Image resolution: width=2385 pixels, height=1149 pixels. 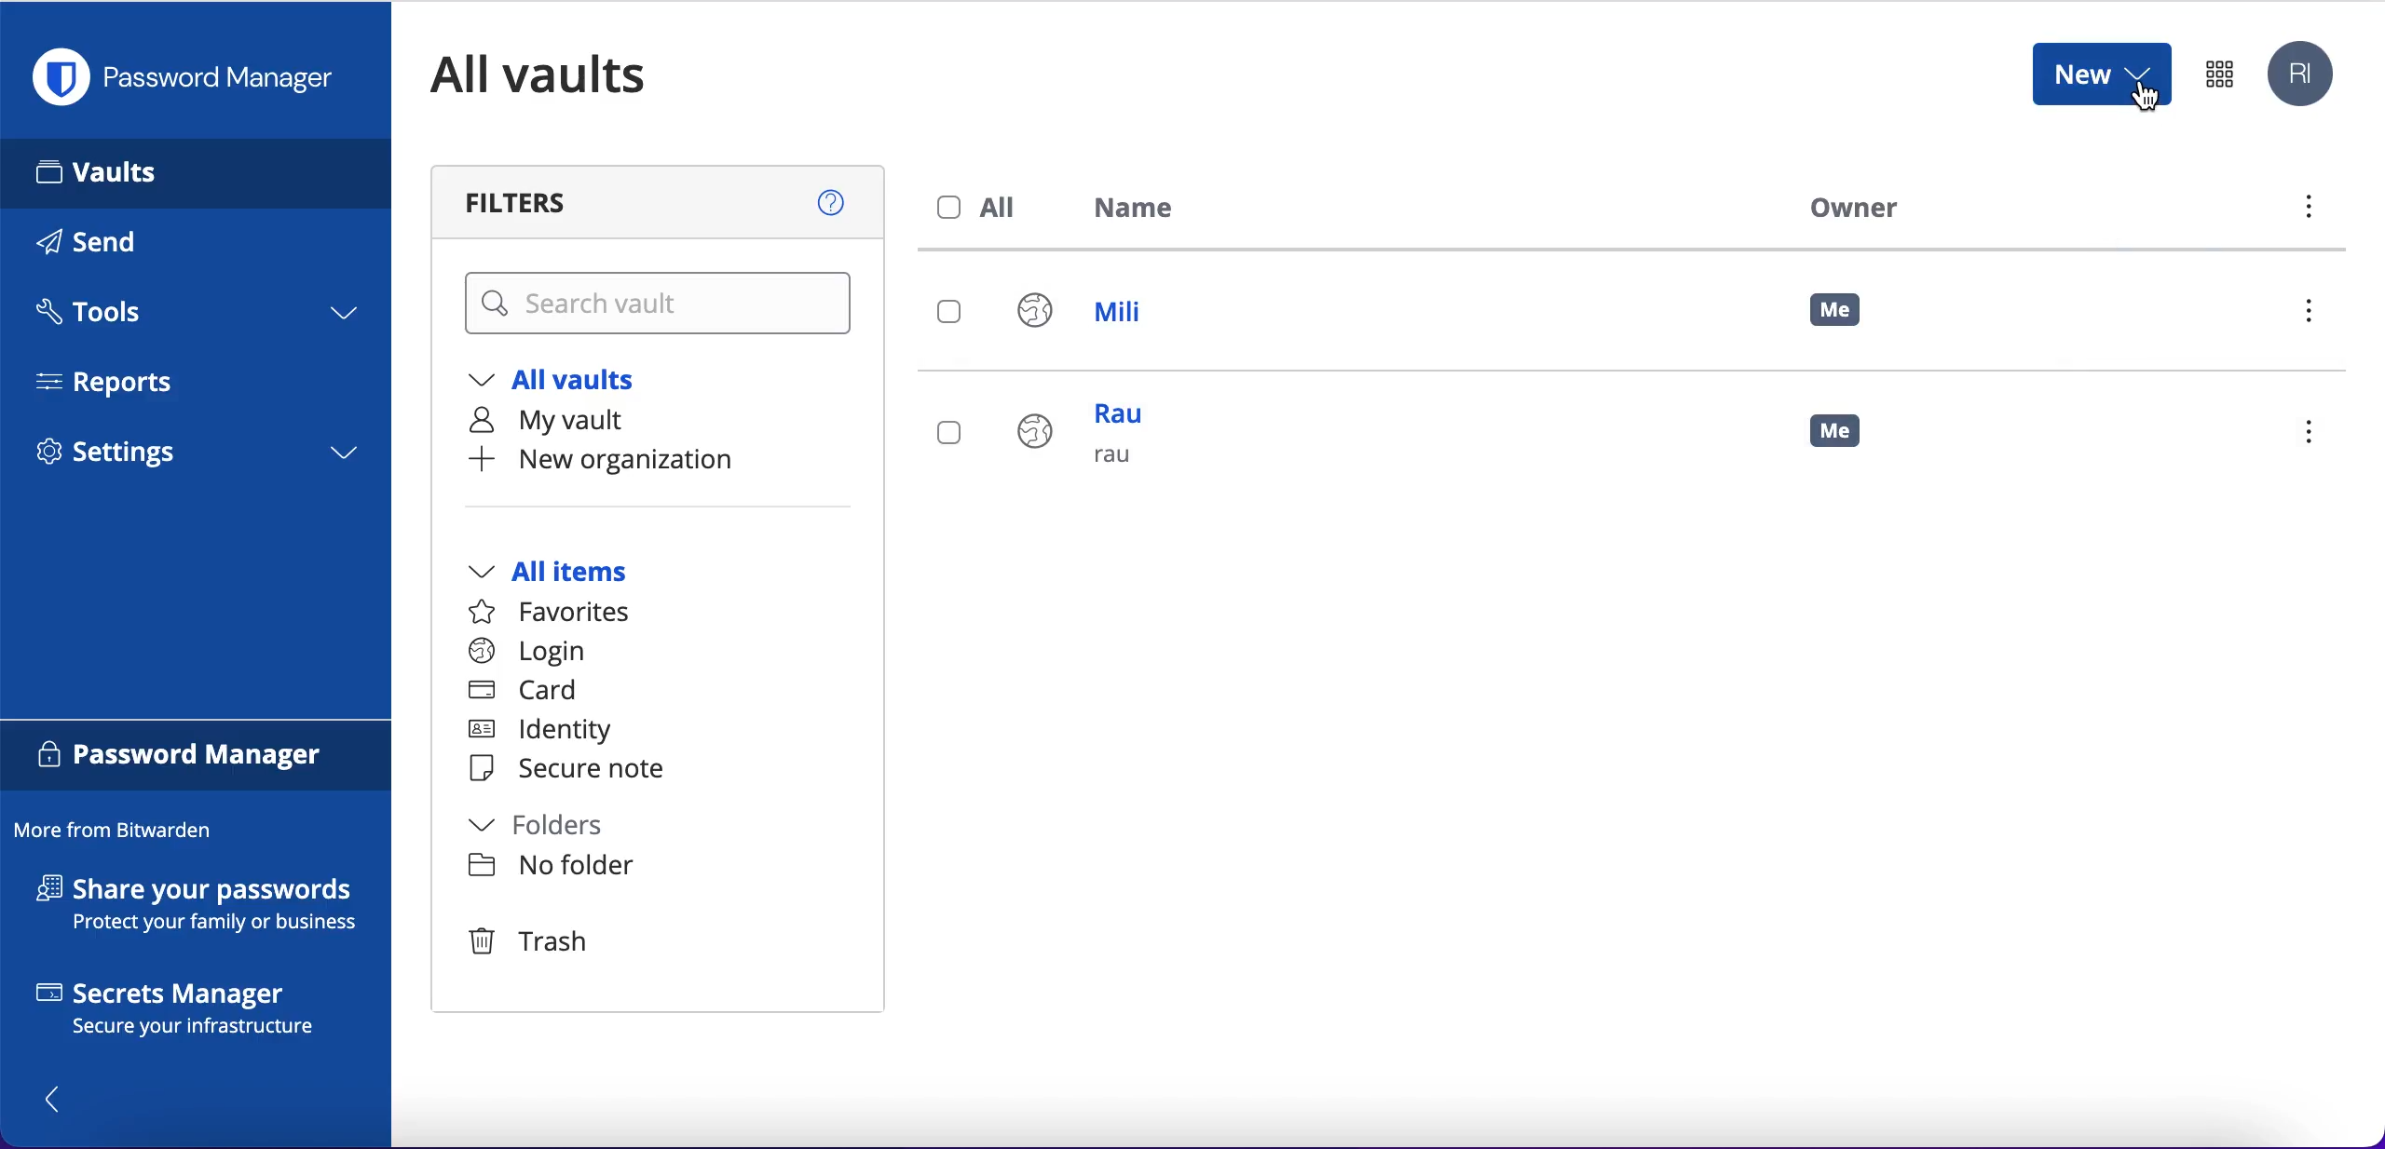 I want to click on secure note, so click(x=576, y=770).